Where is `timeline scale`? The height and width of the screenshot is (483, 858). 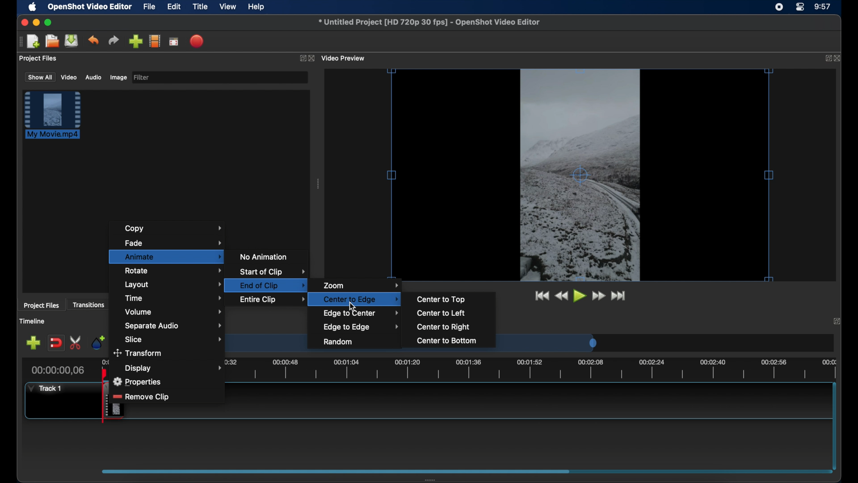
timeline scale is located at coordinates (553, 343).